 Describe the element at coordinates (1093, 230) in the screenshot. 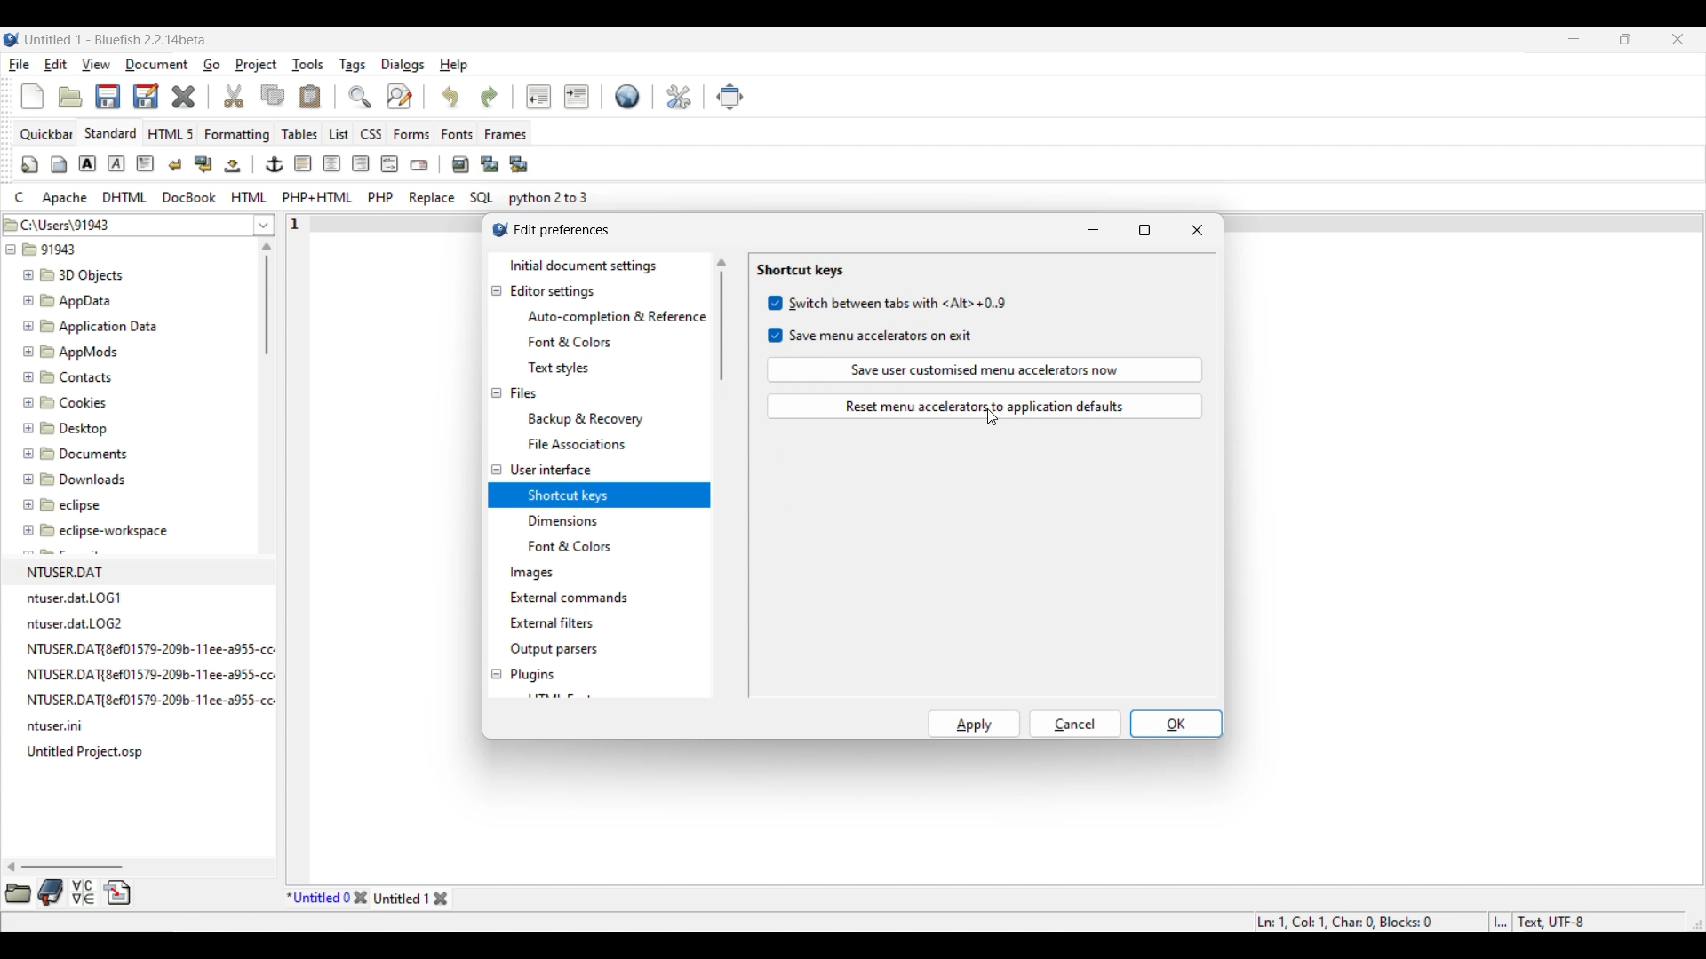

I see `Minimize` at that location.